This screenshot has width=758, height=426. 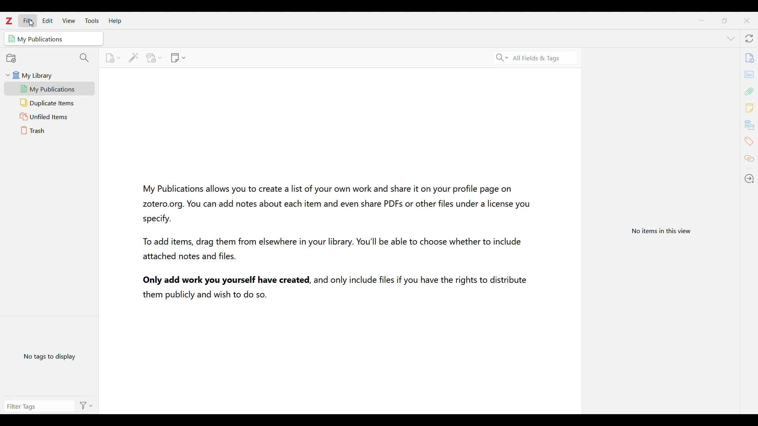 What do you see at coordinates (750, 57) in the screenshot?
I see `Info` at bounding box center [750, 57].